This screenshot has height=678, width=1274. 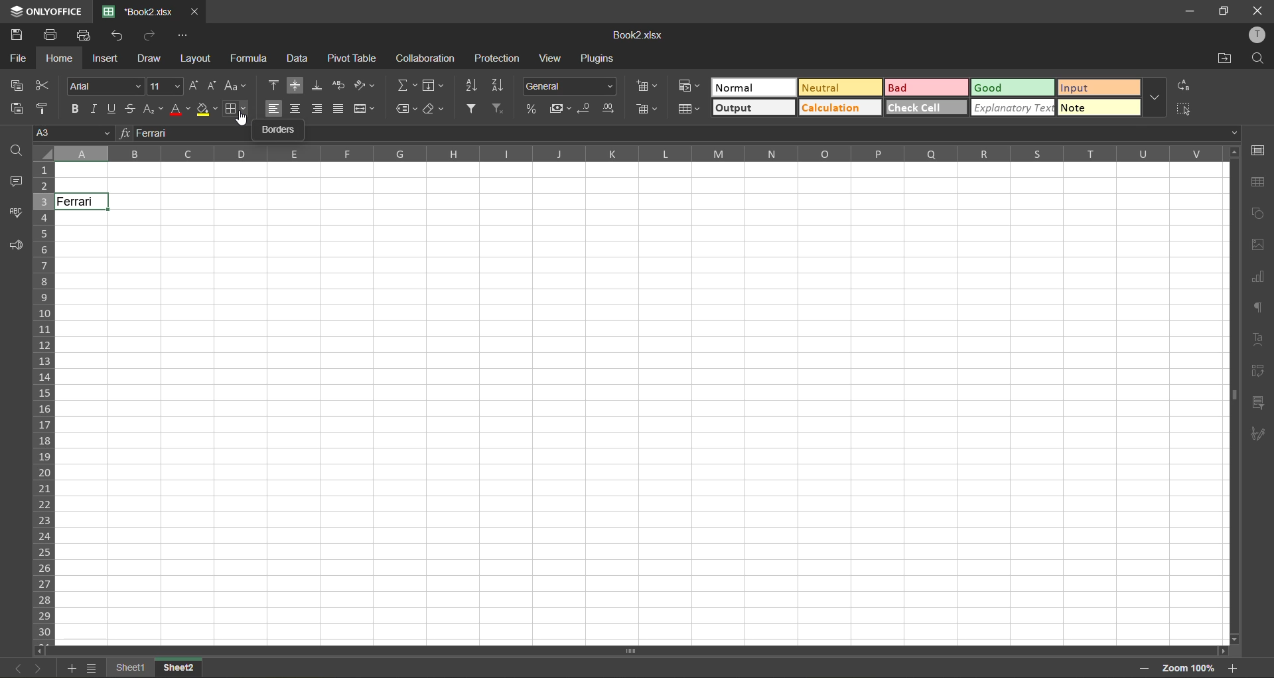 What do you see at coordinates (471, 86) in the screenshot?
I see `sort ascending` at bounding box center [471, 86].